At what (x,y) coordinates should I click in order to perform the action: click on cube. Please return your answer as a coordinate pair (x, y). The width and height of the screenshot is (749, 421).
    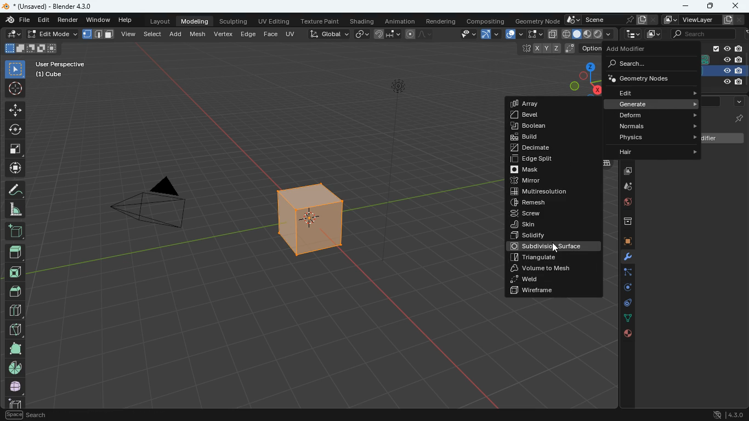
    Looking at the image, I should click on (13, 403).